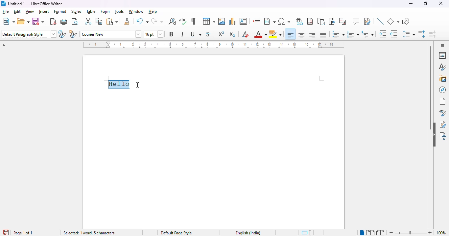  What do you see at coordinates (62, 34) in the screenshot?
I see `update selected style` at bounding box center [62, 34].